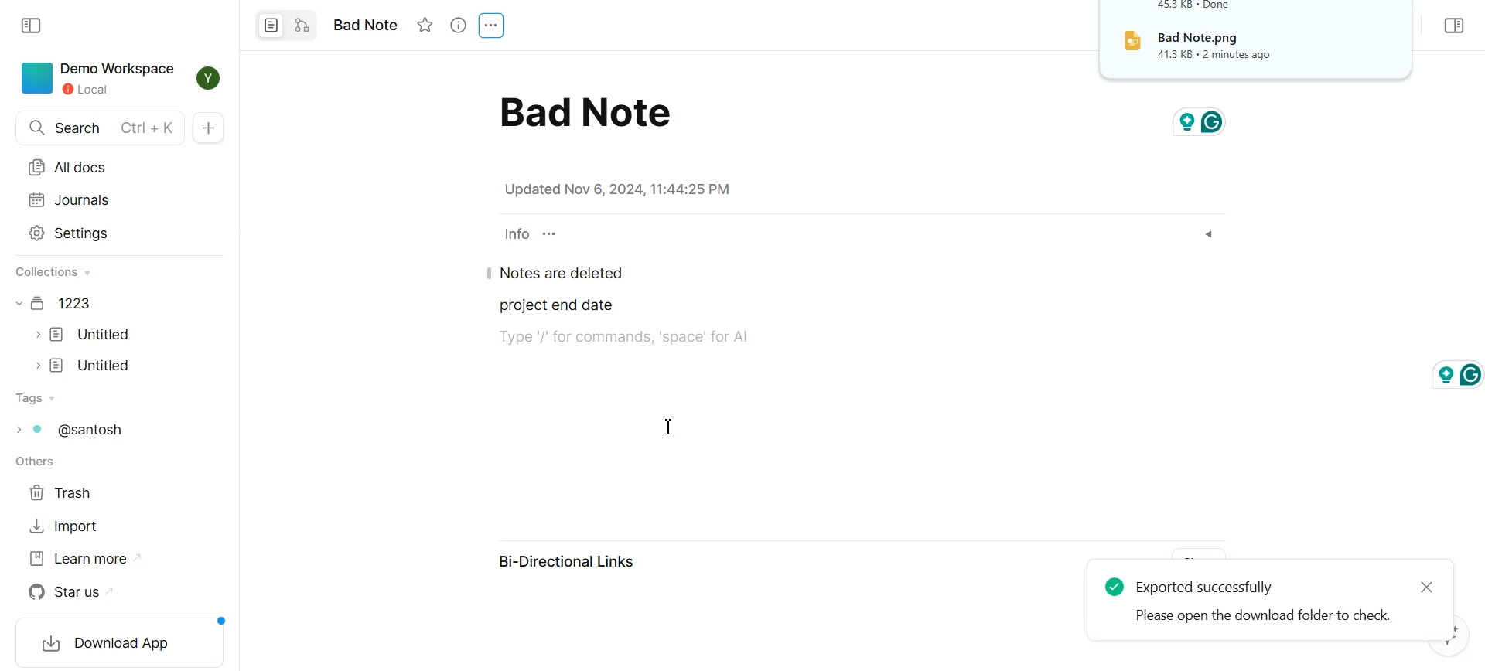  Describe the element at coordinates (561, 559) in the screenshot. I see `Bi-Directional Links` at that location.